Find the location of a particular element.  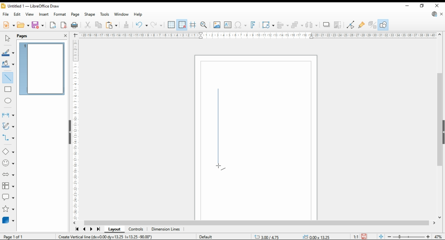

page 1 of 1 is located at coordinates (13, 236).